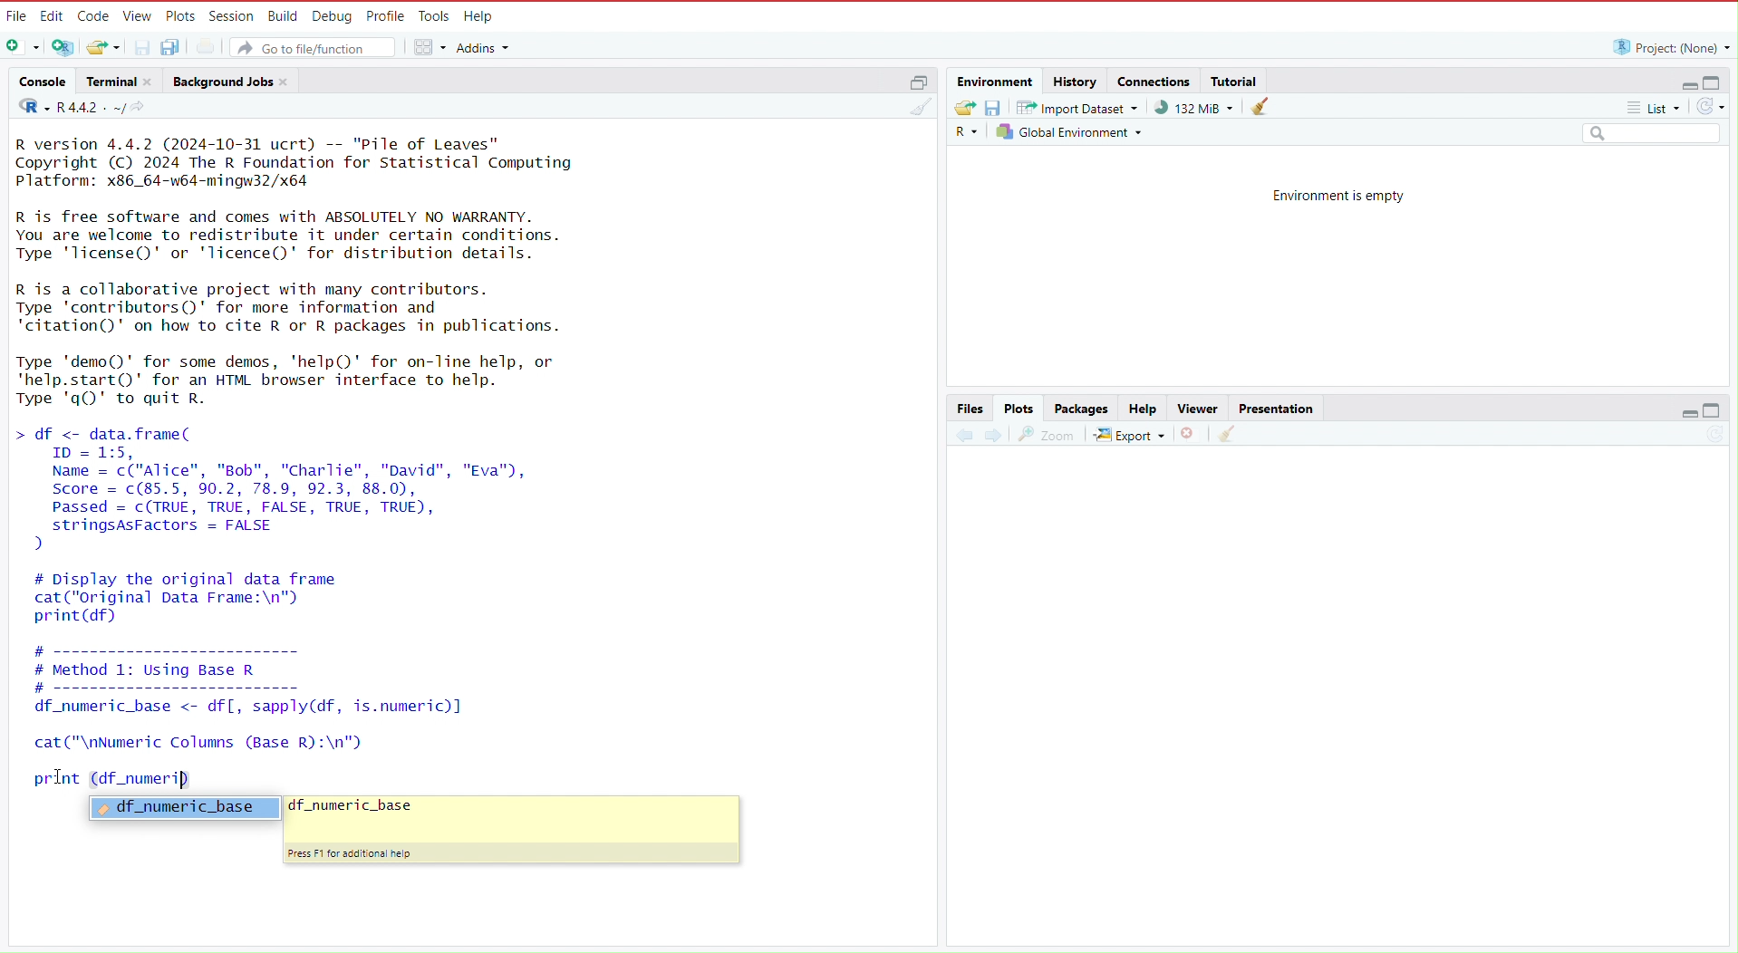 The width and height of the screenshot is (1738, 953). What do you see at coordinates (485, 46) in the screenshot?
I see `addins` at bounding box center [485, 46].